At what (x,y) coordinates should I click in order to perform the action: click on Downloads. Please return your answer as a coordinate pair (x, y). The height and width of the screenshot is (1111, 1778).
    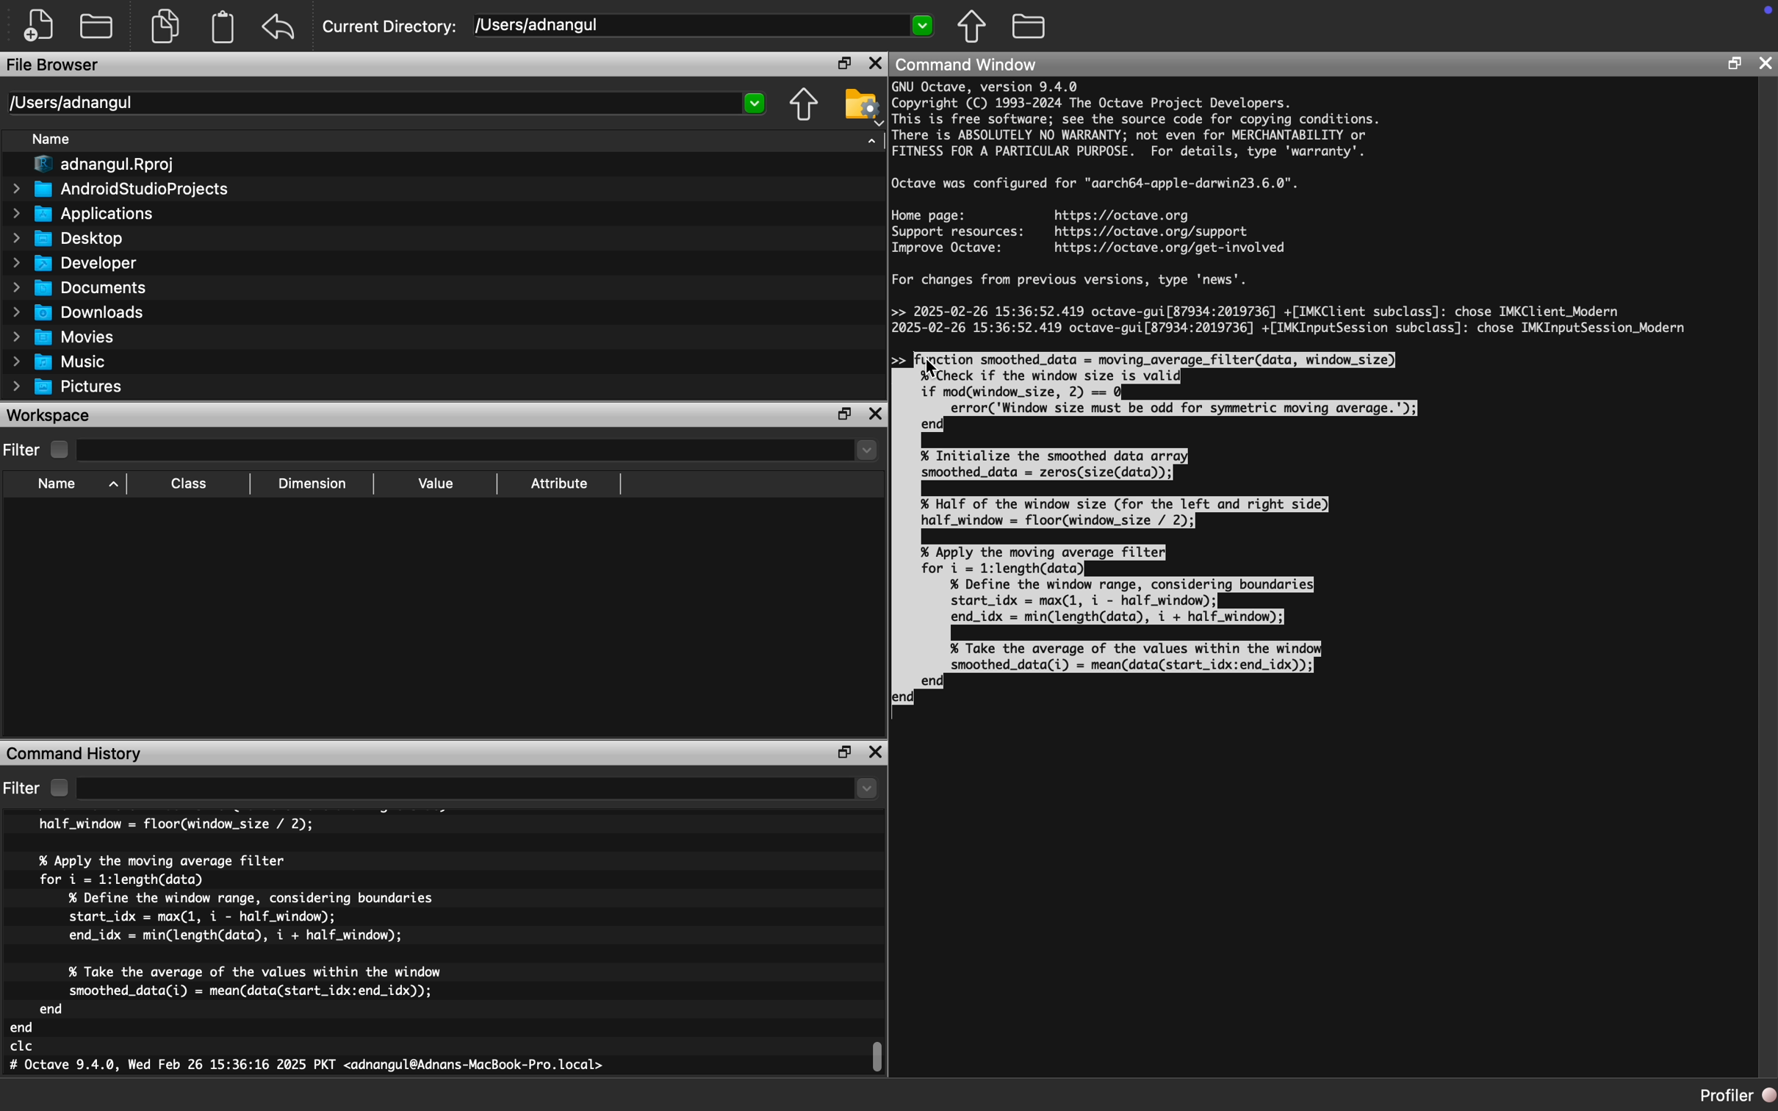
    Looking at the image, I should click on (80, 314).